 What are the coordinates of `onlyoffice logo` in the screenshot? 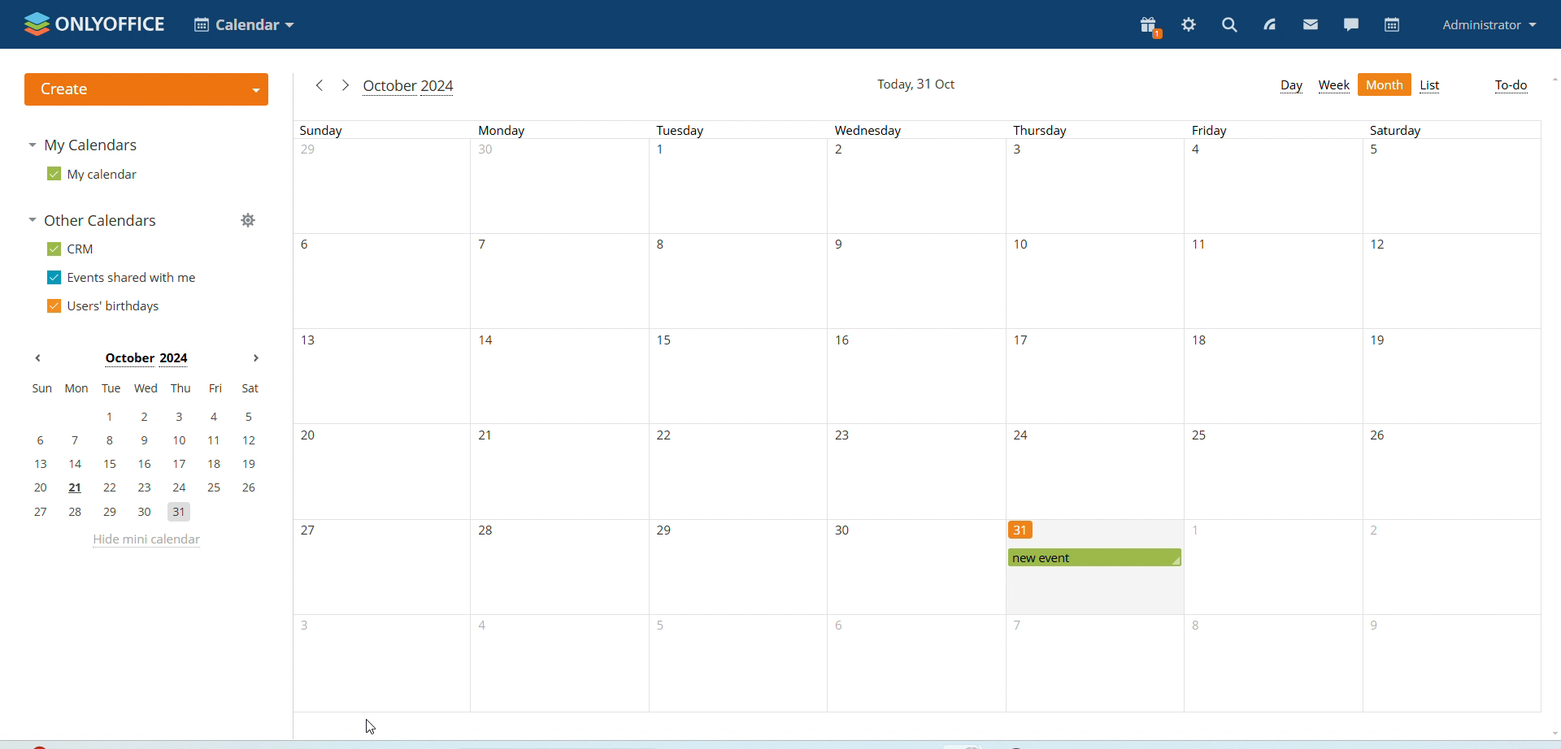 It's located at (94, 24).